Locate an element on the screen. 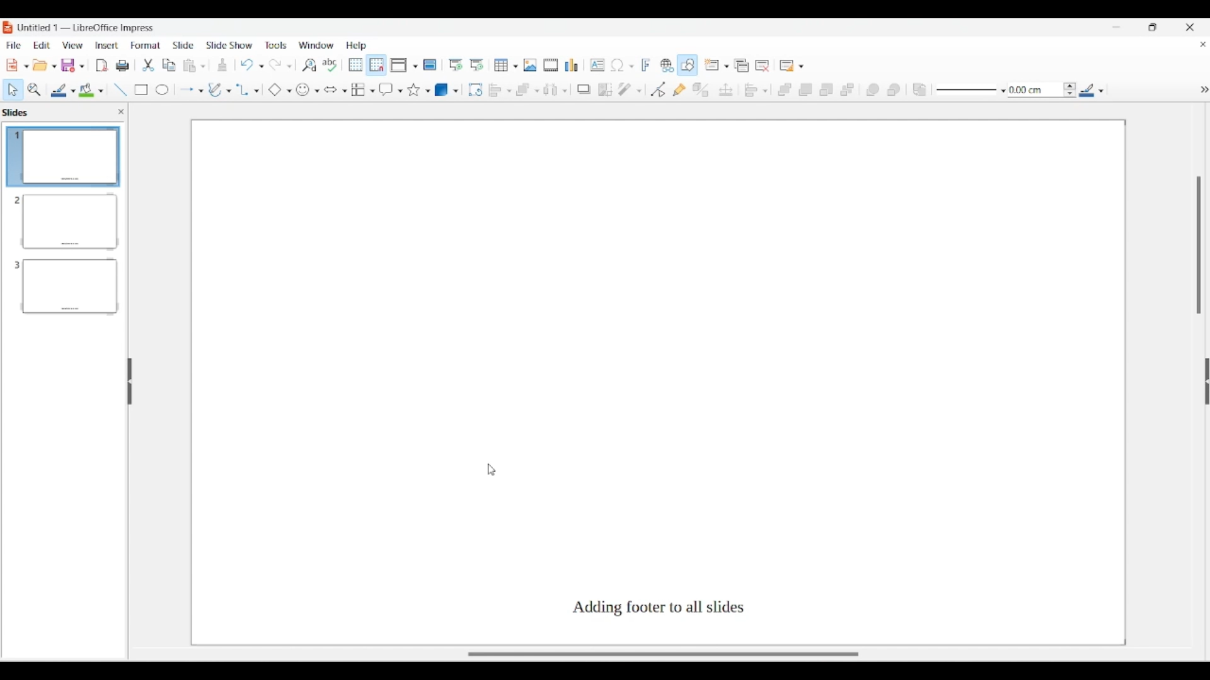 The height and width of the screenshot is (680, 1210). Insert audio/video is located at coordinates (551, 65).